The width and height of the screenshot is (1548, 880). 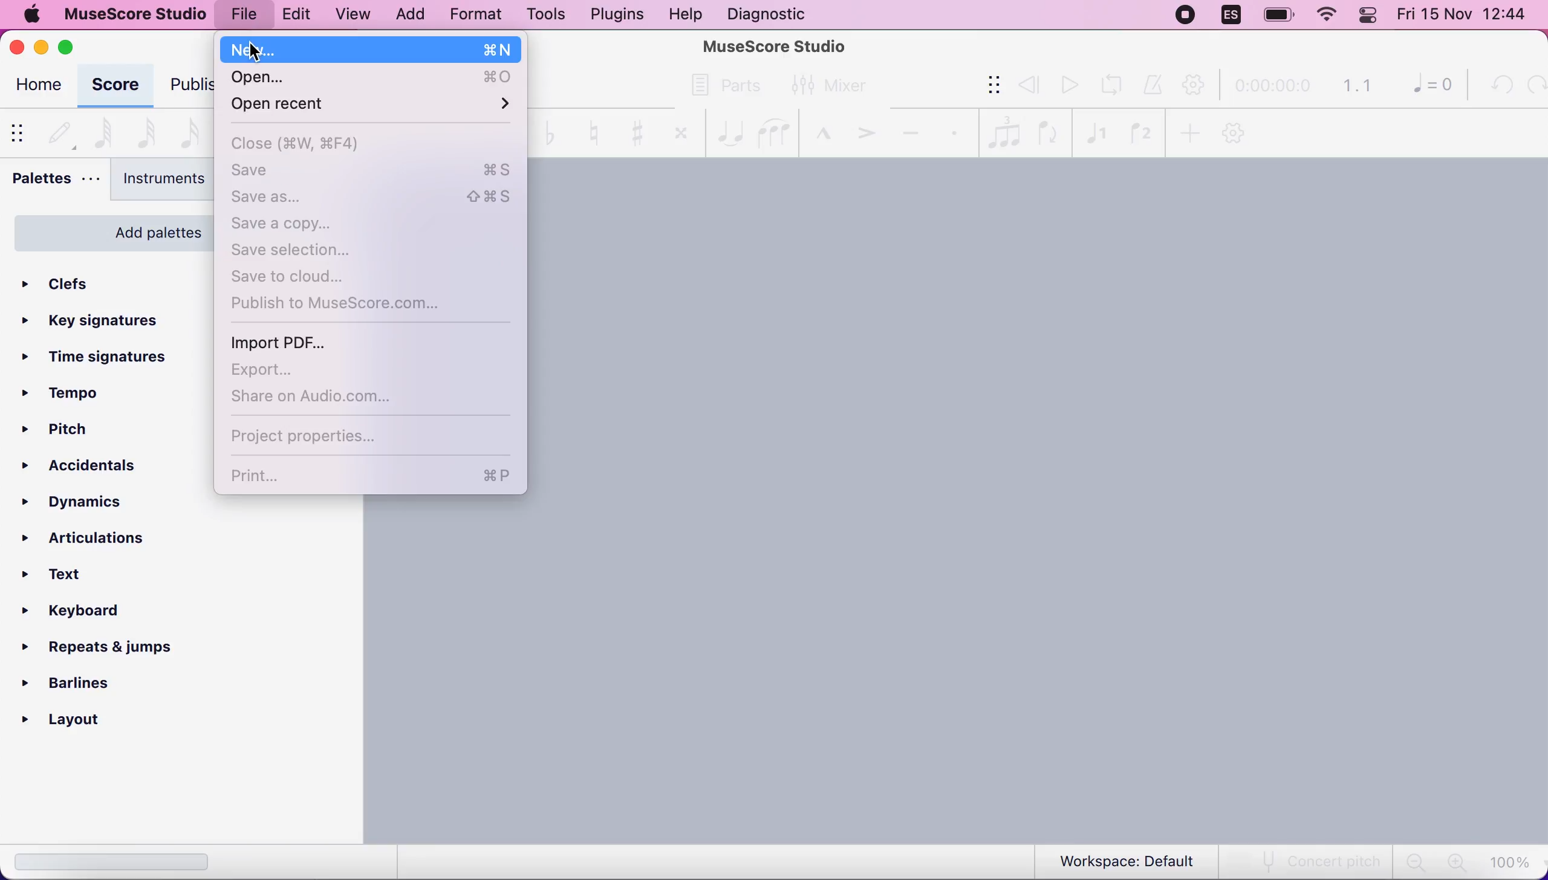 What do you see at coordinates (340, 398) in the screenshot?
I see `share on audio.com` at bounding box center [340, 398].